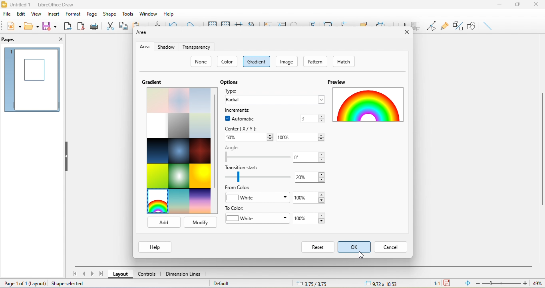  What do you see at coordinates (143, 34) in the screenshot?
I see `area` at bounding box center [143, 34].